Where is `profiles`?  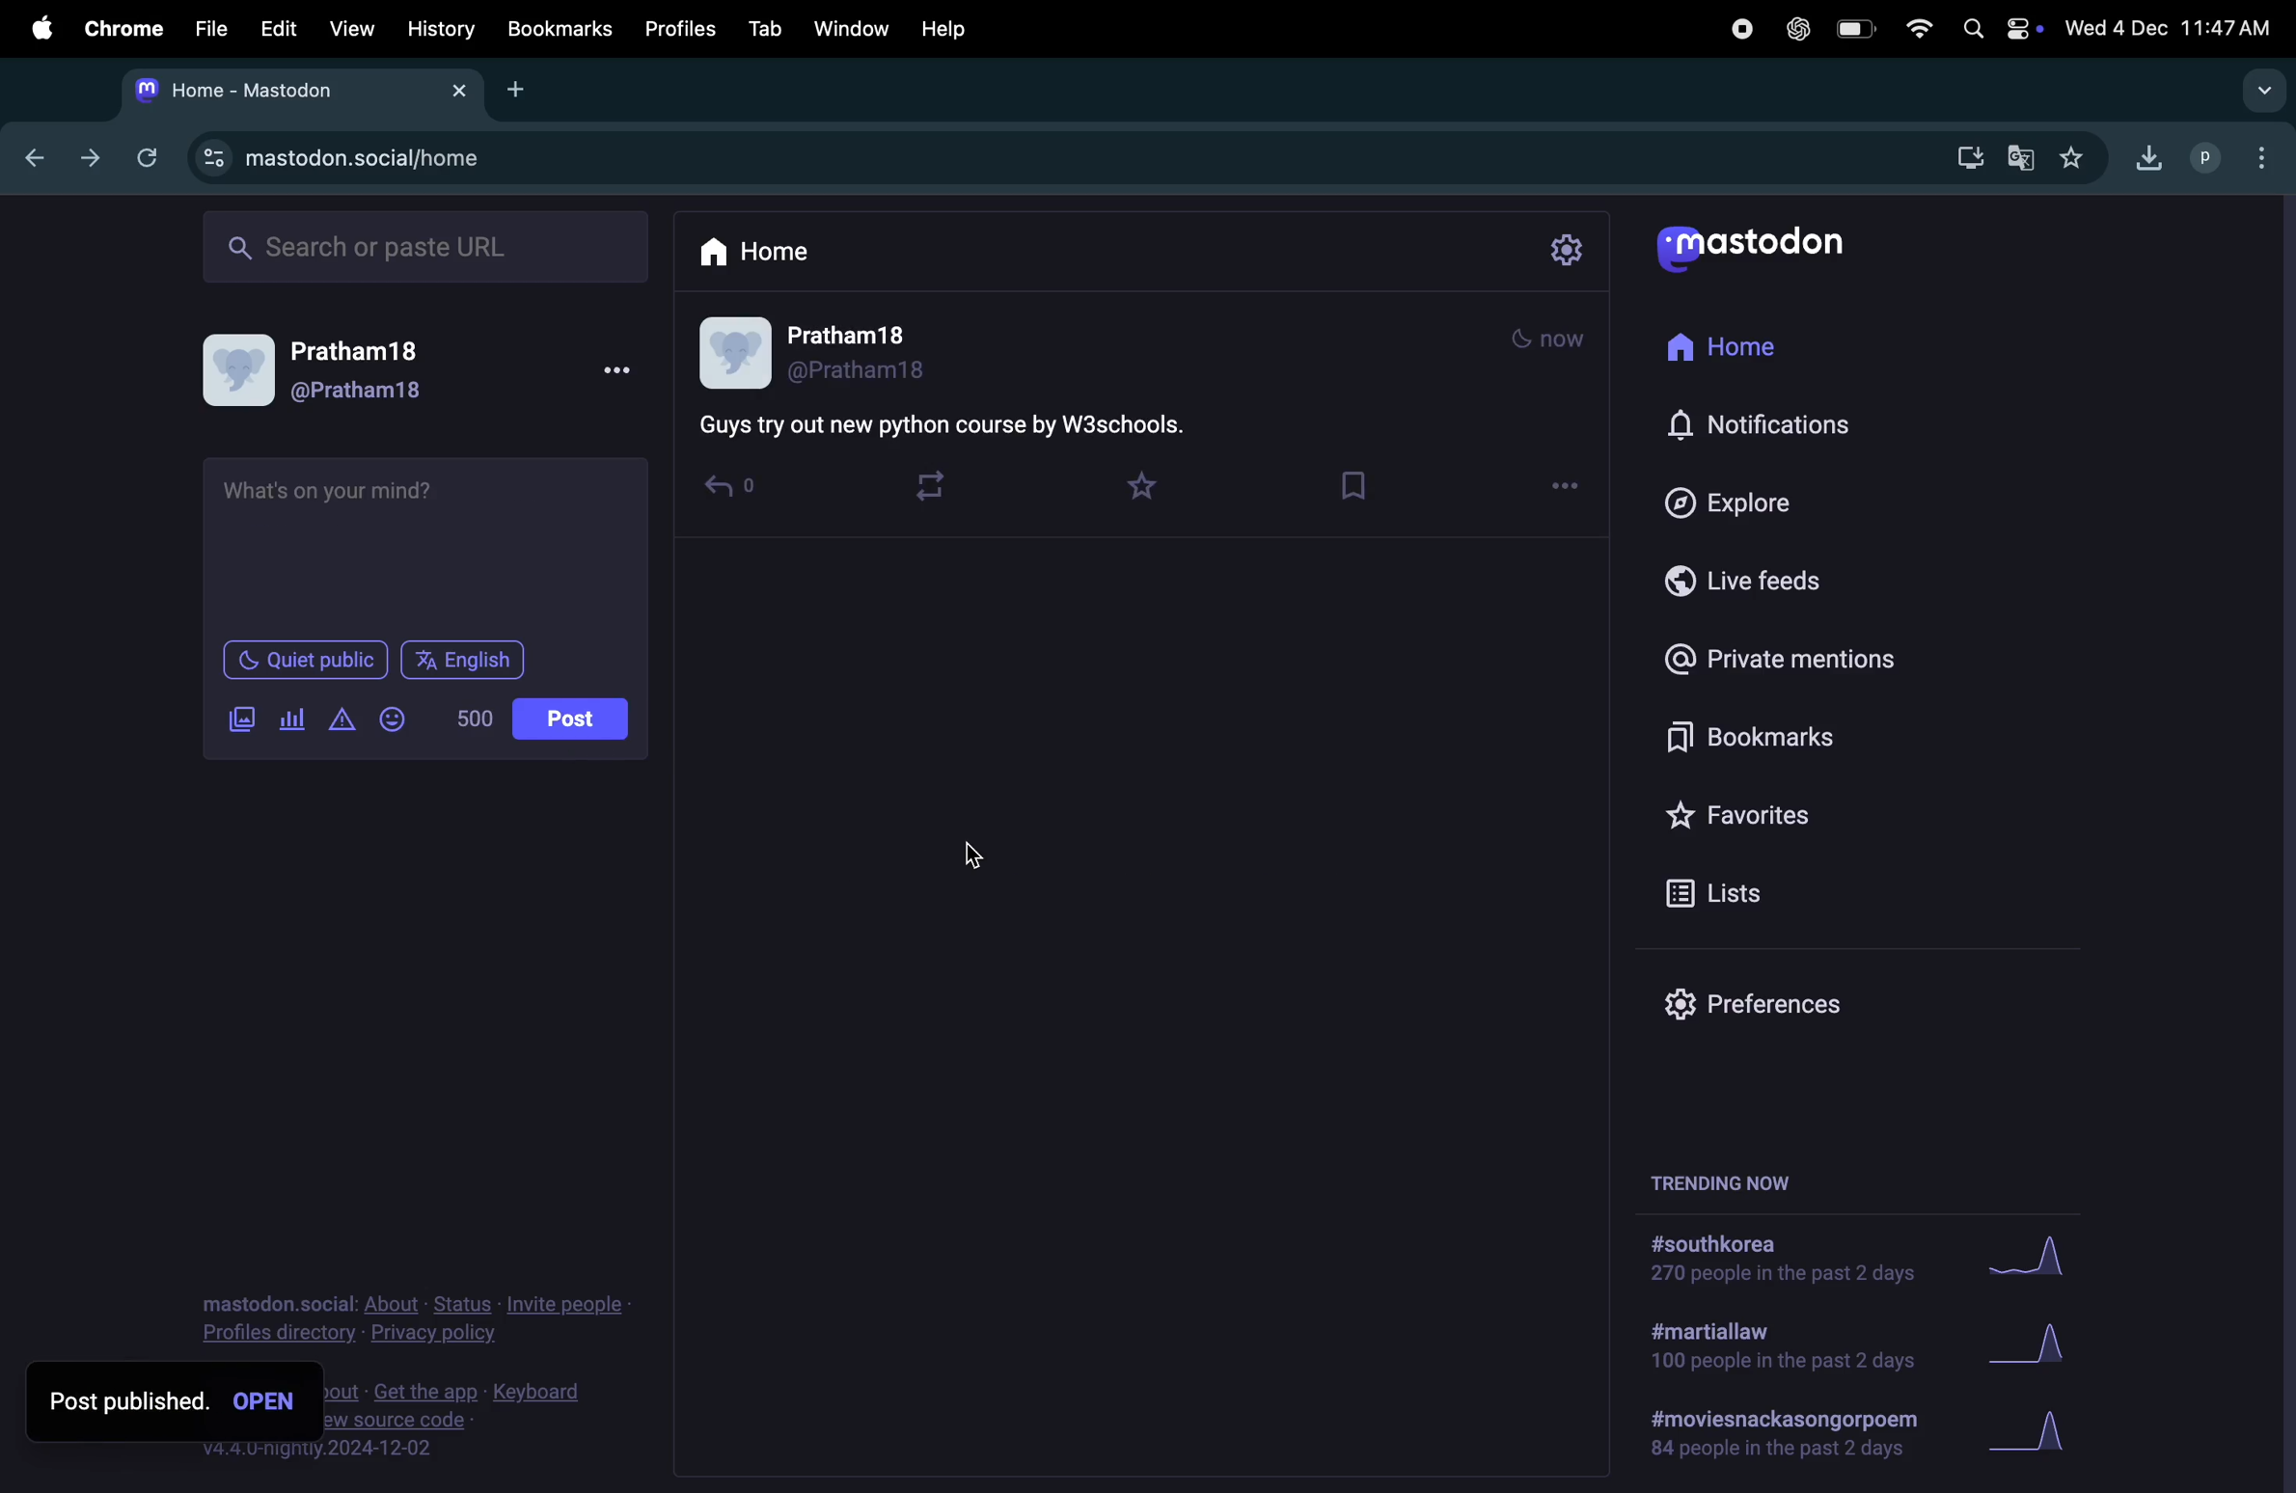 profiles is located at coordinates (678, 29).